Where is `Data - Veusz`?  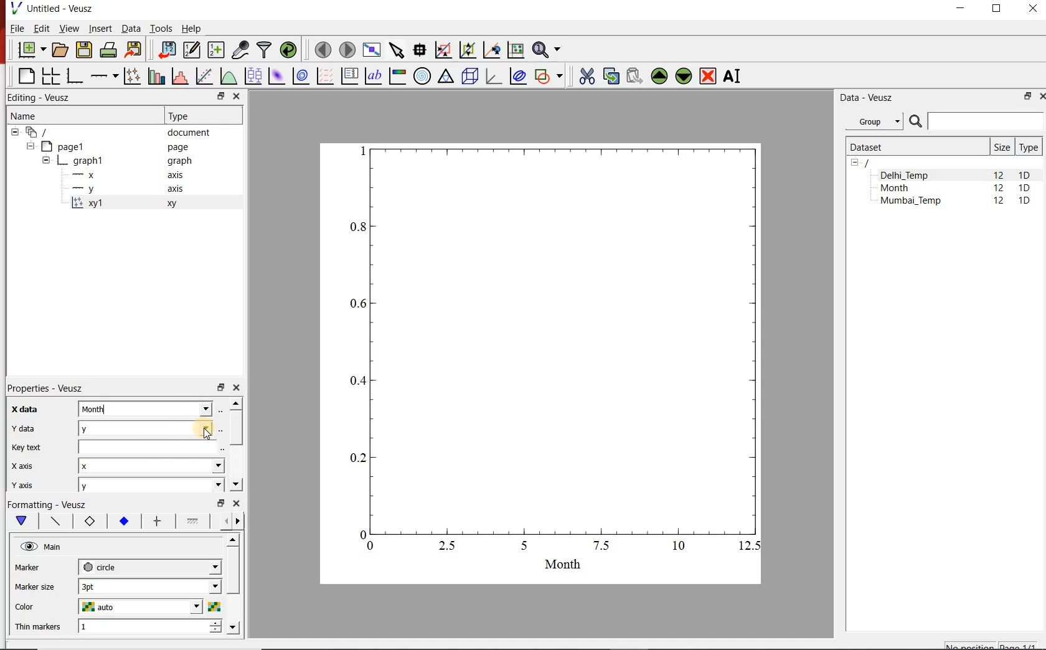
Data - Veusz is located at coordinates (869, 98).